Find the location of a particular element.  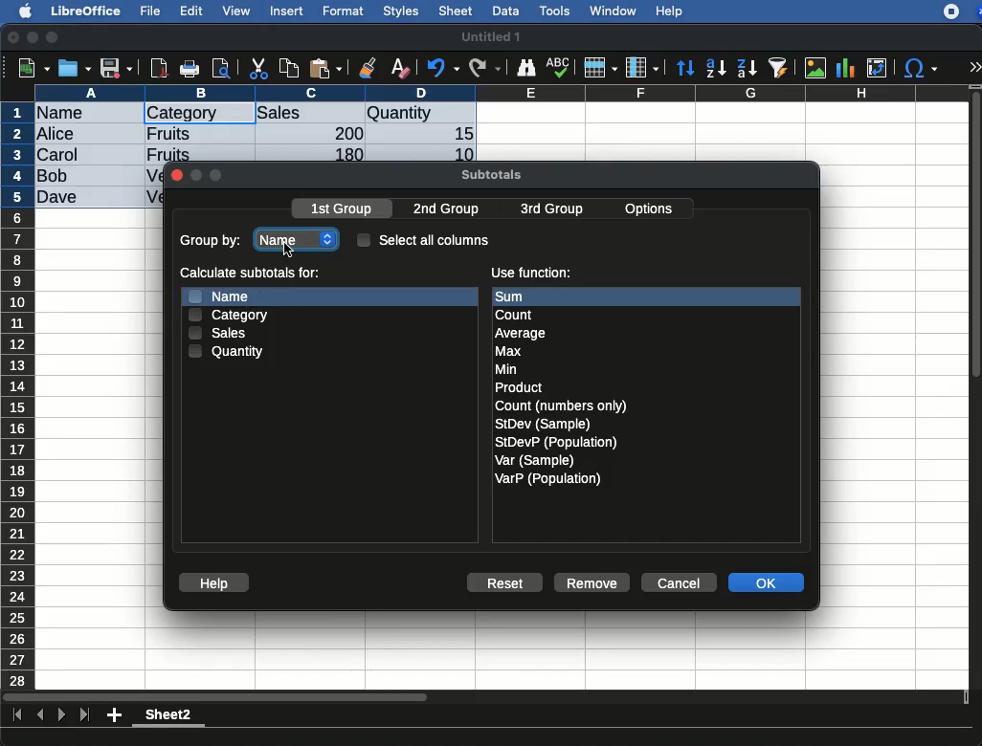

column is located at coordinates (642, 69).